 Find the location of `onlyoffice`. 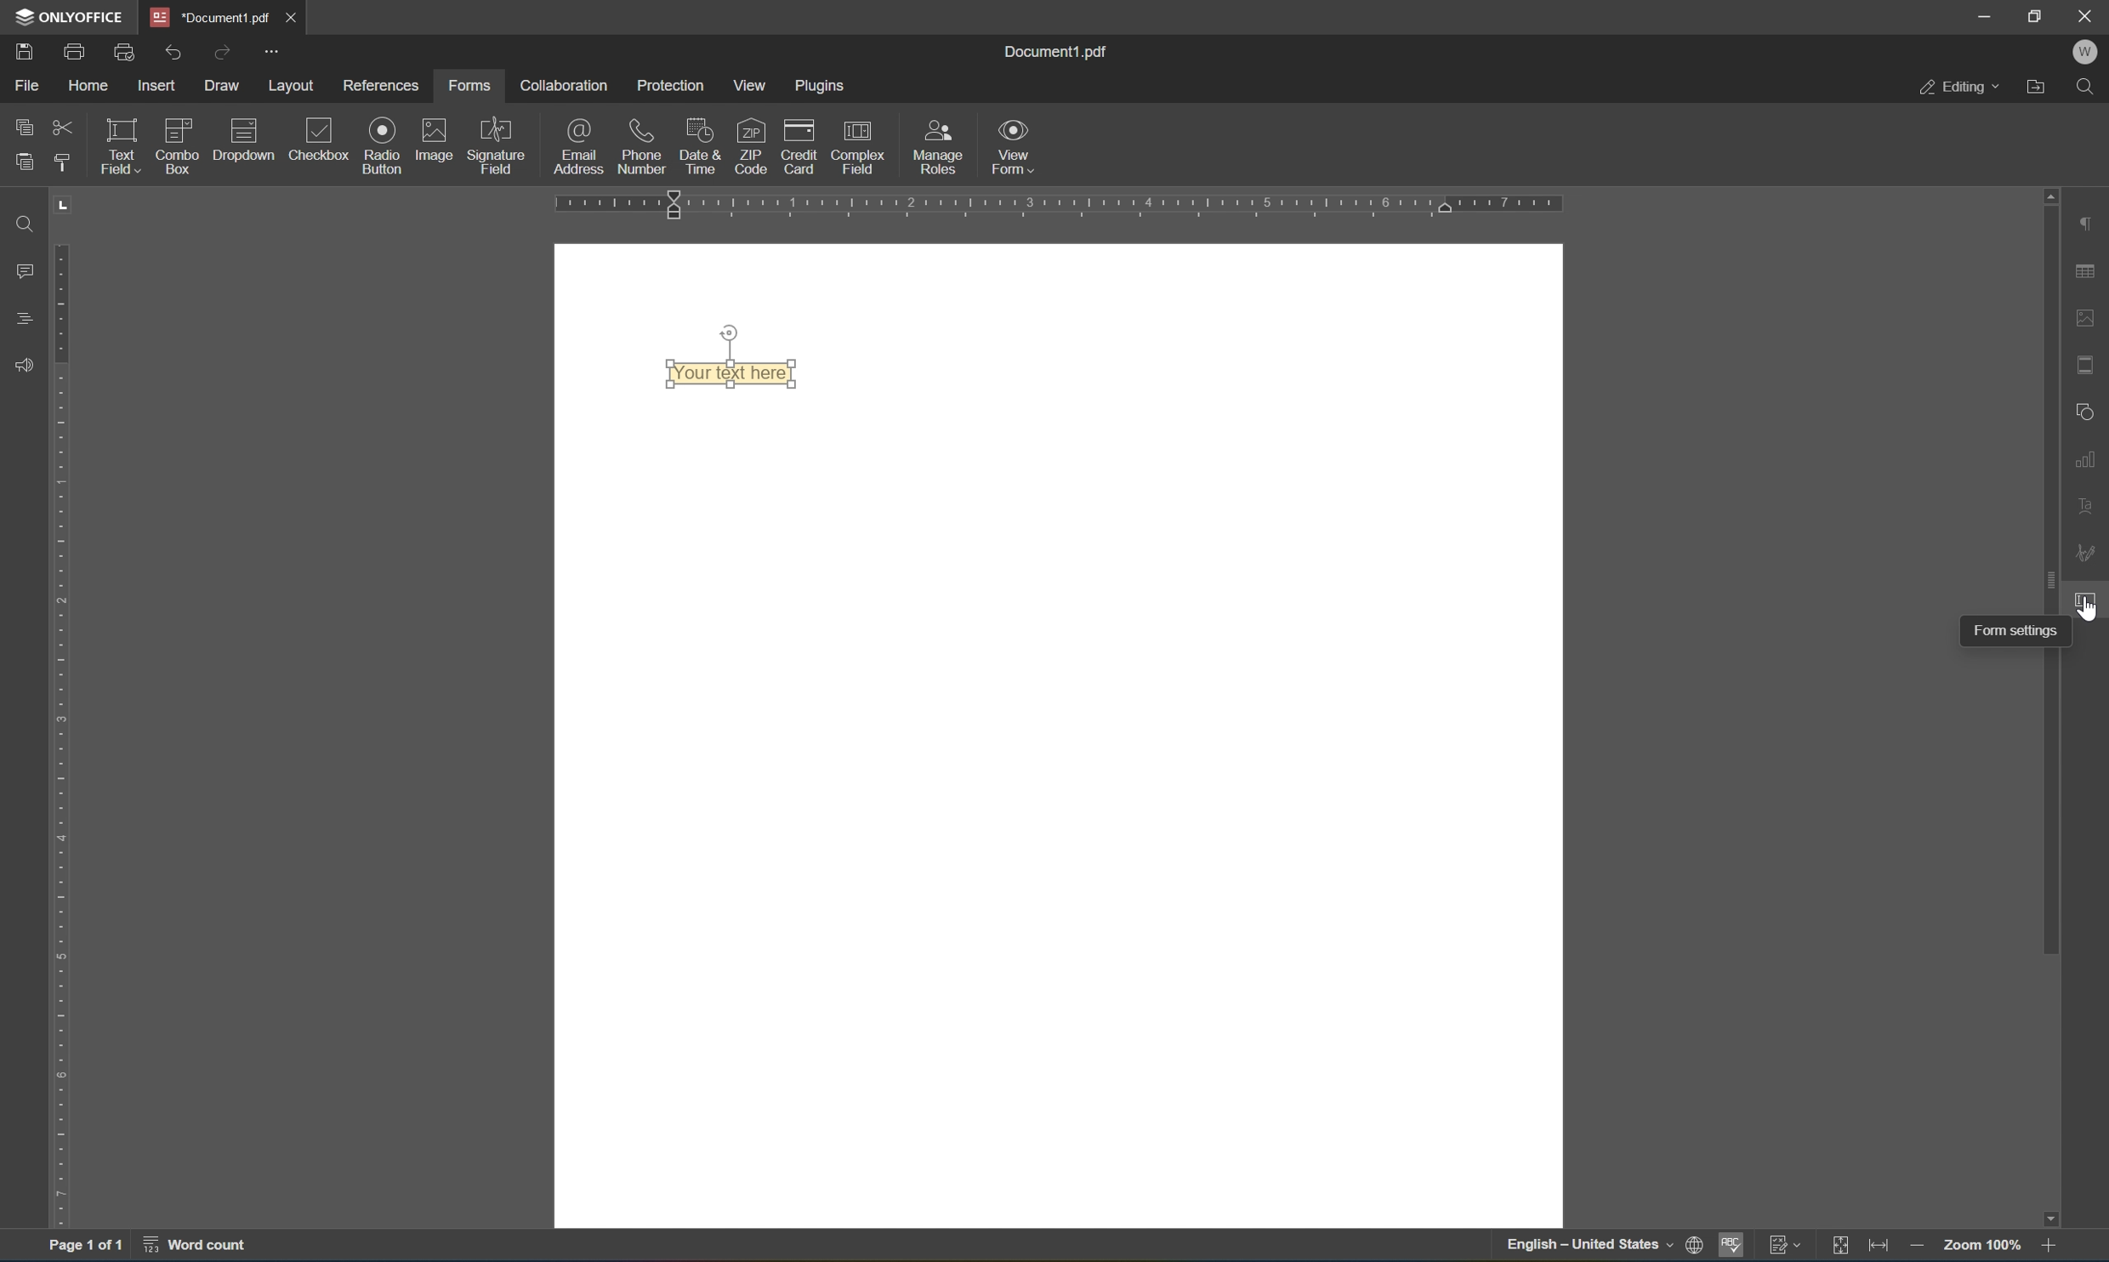

onlyoffice is located at coordinates (72, 14).